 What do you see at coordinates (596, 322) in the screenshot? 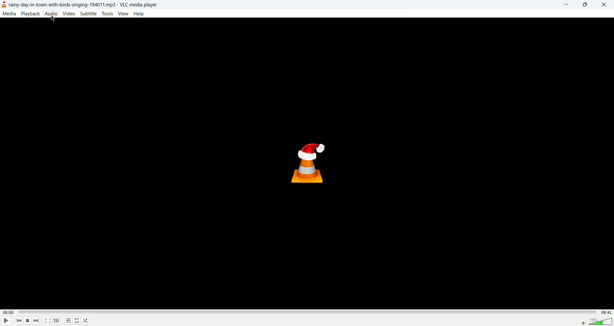
I see `volume bar` at bounding box center [596, 322].